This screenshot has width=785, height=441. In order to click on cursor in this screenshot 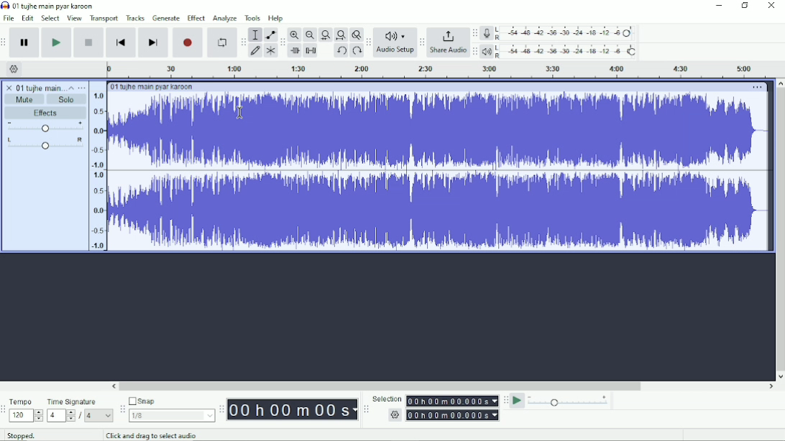, I will do `click(240, 113)`.